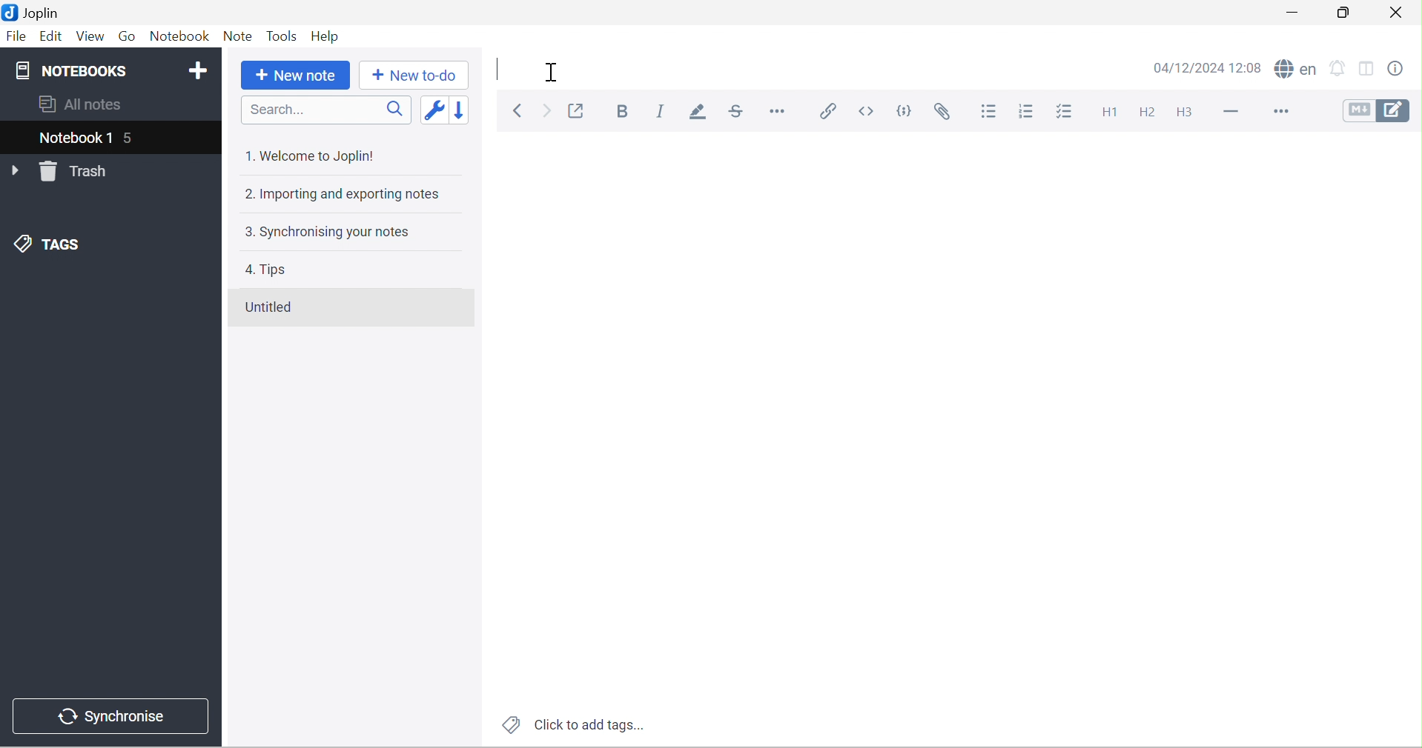 This screenshot has height=748, width=1422. What do you see at coordinates (781, 113) in the screenshot?
I see `Horizontal` at bounding box center [781, 113].